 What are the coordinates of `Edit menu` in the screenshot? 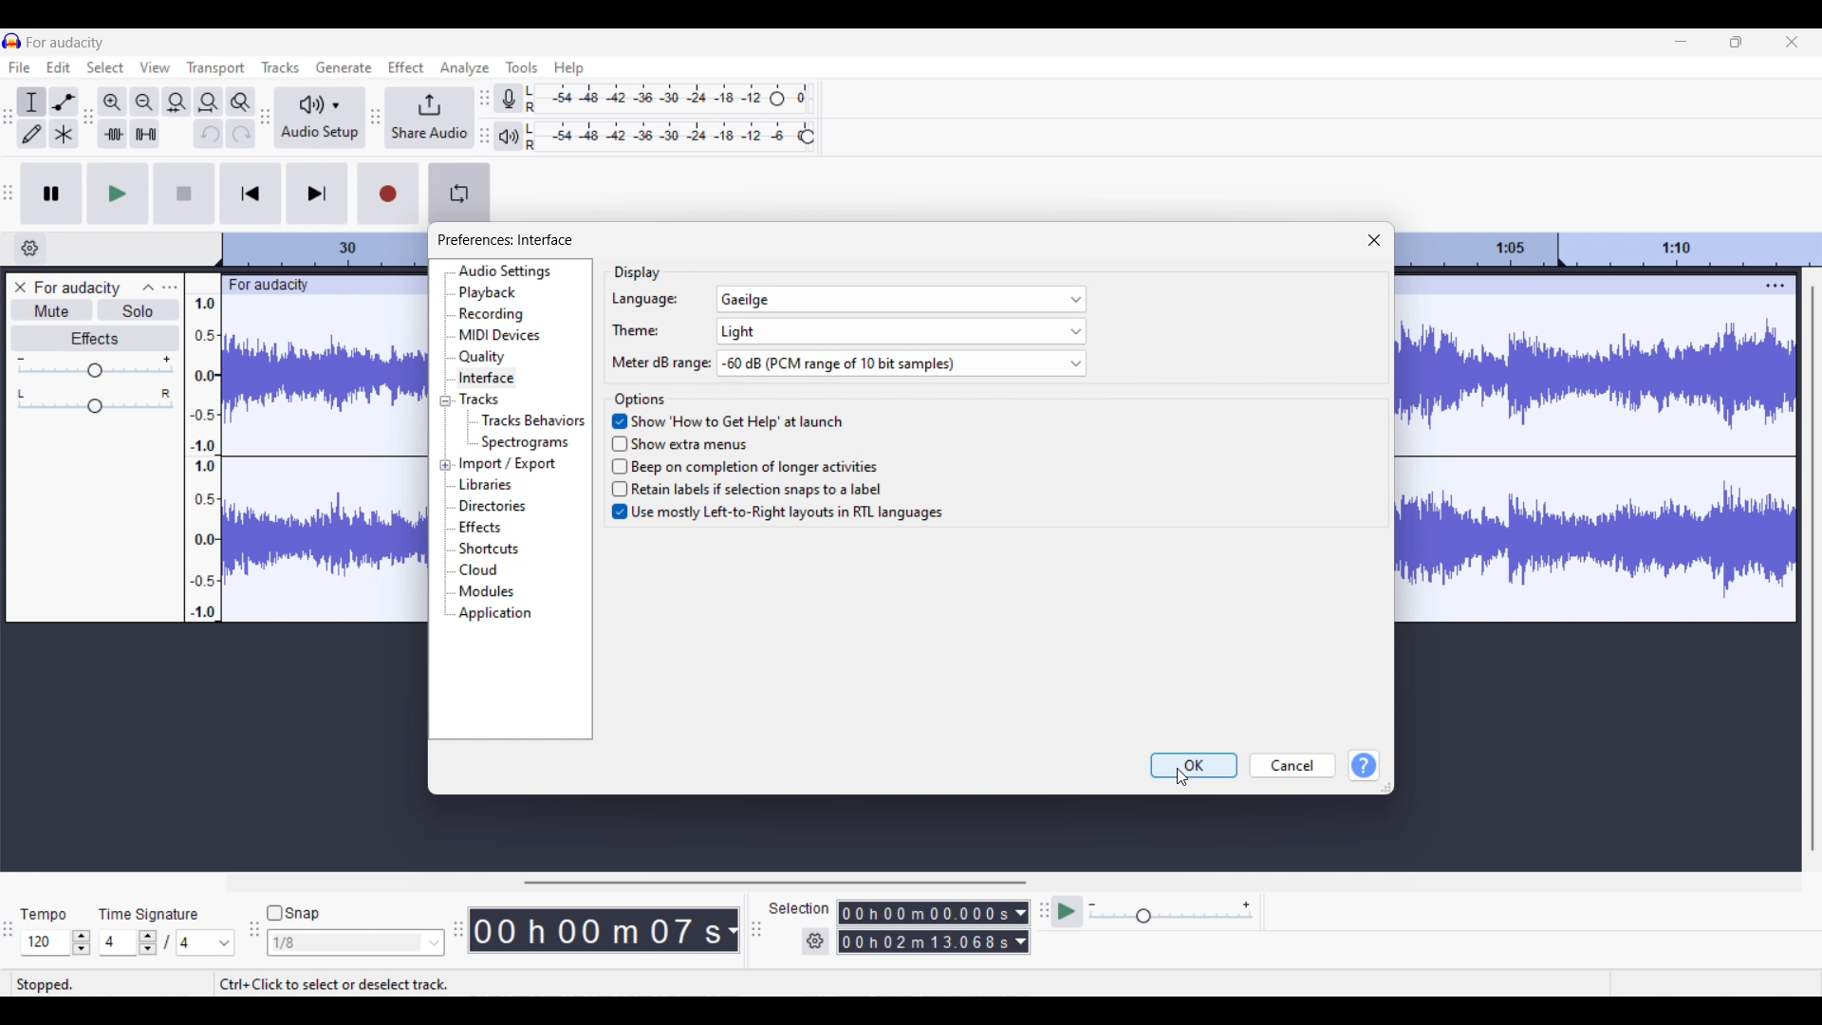 It's located at (58, 66).